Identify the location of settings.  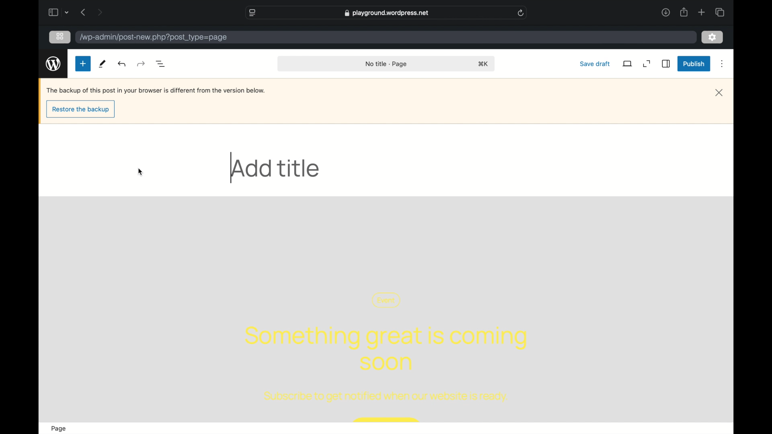
(712, 37).